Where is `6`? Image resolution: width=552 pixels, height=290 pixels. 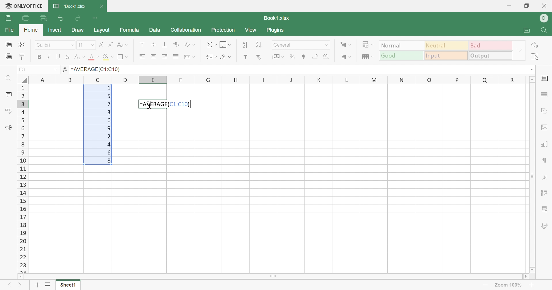
6 is located at coordinates (108, 120).